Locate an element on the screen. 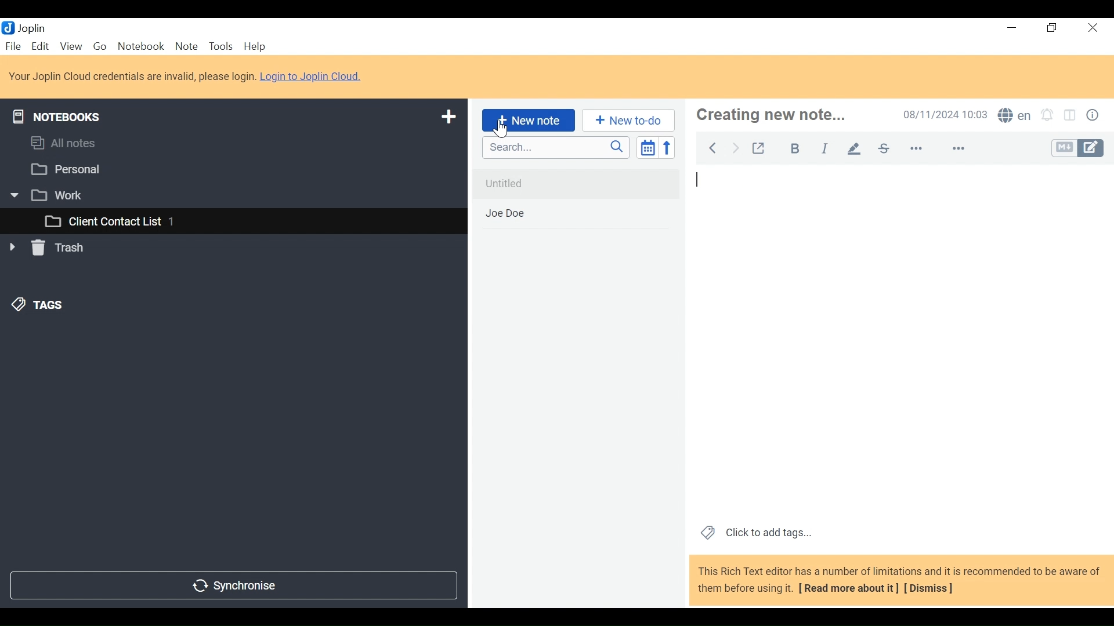 Image resolution: width=1114 pixels, height=626 pixels. Add a notebook is located at coordinates (447, 117).